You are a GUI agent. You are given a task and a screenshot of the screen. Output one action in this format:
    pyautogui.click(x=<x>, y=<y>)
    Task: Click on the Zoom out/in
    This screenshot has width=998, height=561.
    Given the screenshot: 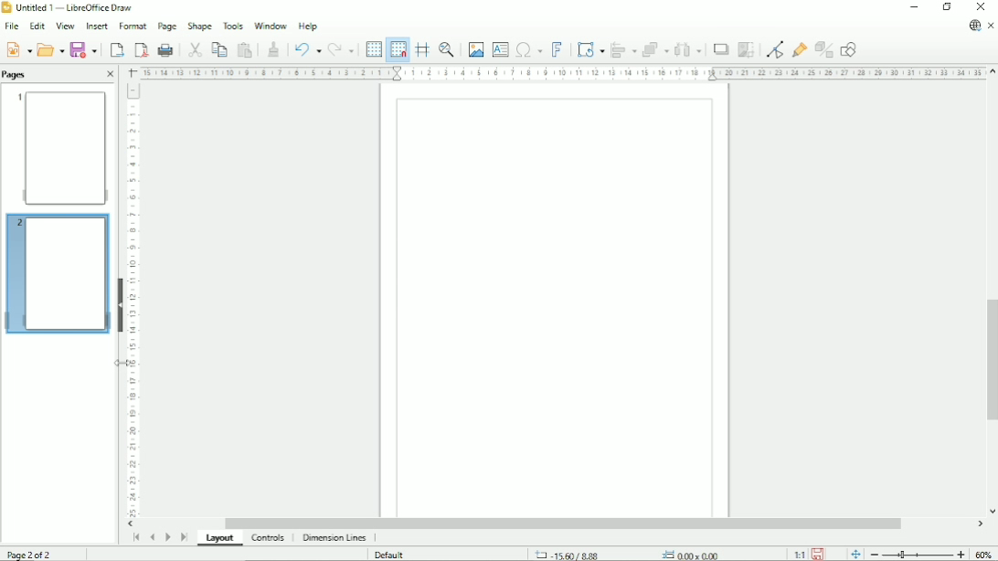 What is the action you would take?
    pyautogui.click(x=918, y=554)
    